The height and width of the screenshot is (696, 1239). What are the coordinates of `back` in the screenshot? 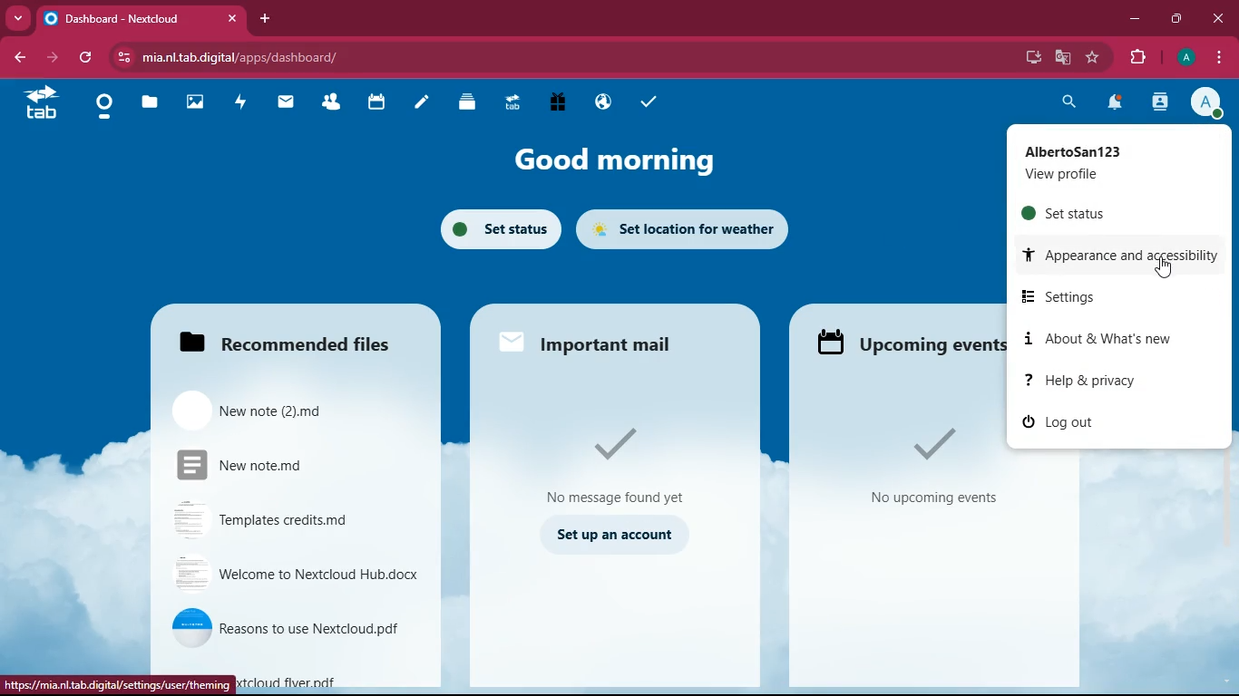 It's located at (22, 58).